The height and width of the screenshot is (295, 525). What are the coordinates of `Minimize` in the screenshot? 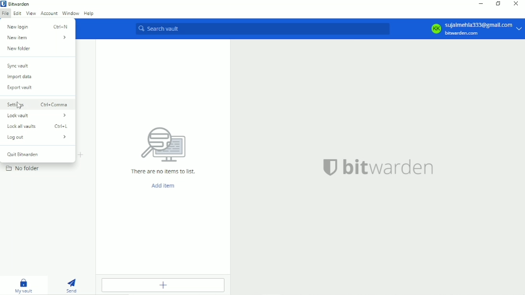 It's located at (480, 3).